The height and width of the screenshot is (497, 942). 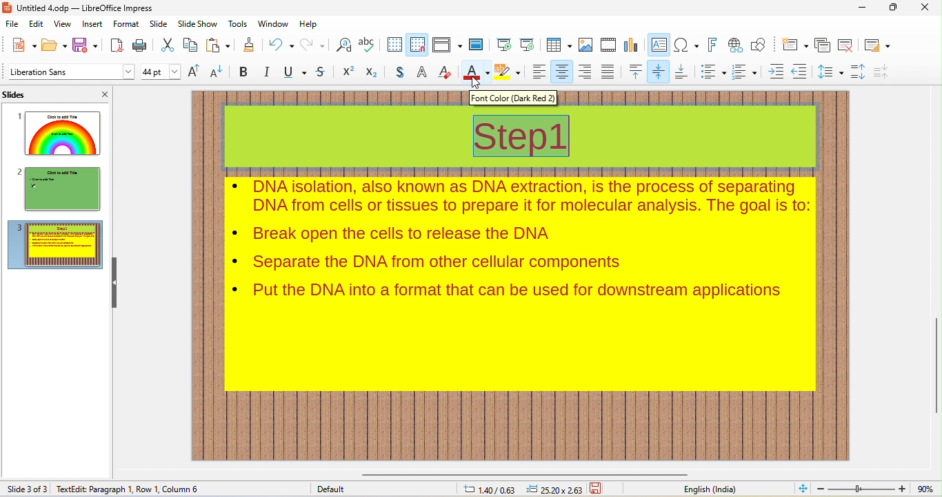 I want to click on minimize, so click(x=865, y=10).